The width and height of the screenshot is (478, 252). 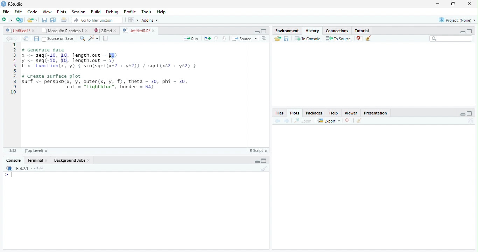 What do you see at coordinates (312, 30) in the screenshot?
I see `History` at bounding box center [312, 30].